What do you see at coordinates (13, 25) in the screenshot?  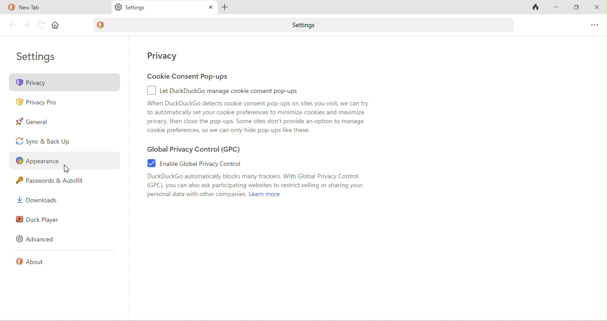 I see `back` at bounding box center [13, 25].